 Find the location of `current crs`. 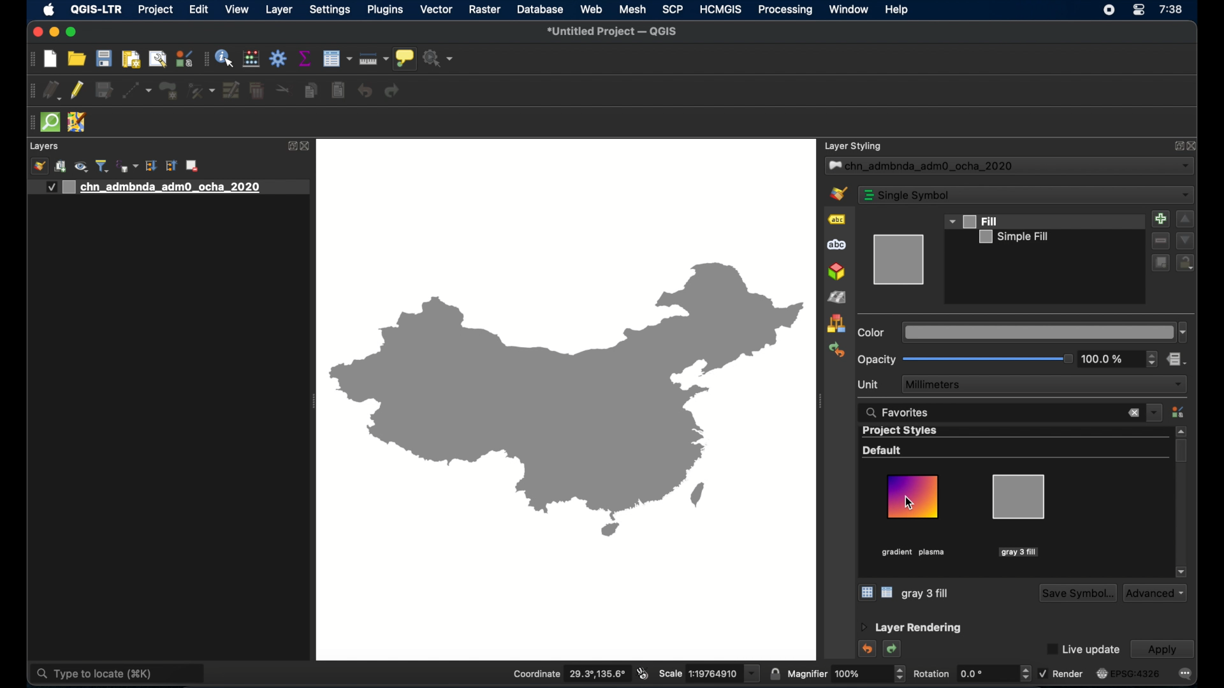

current crs is located at coordinates (1129, 673).